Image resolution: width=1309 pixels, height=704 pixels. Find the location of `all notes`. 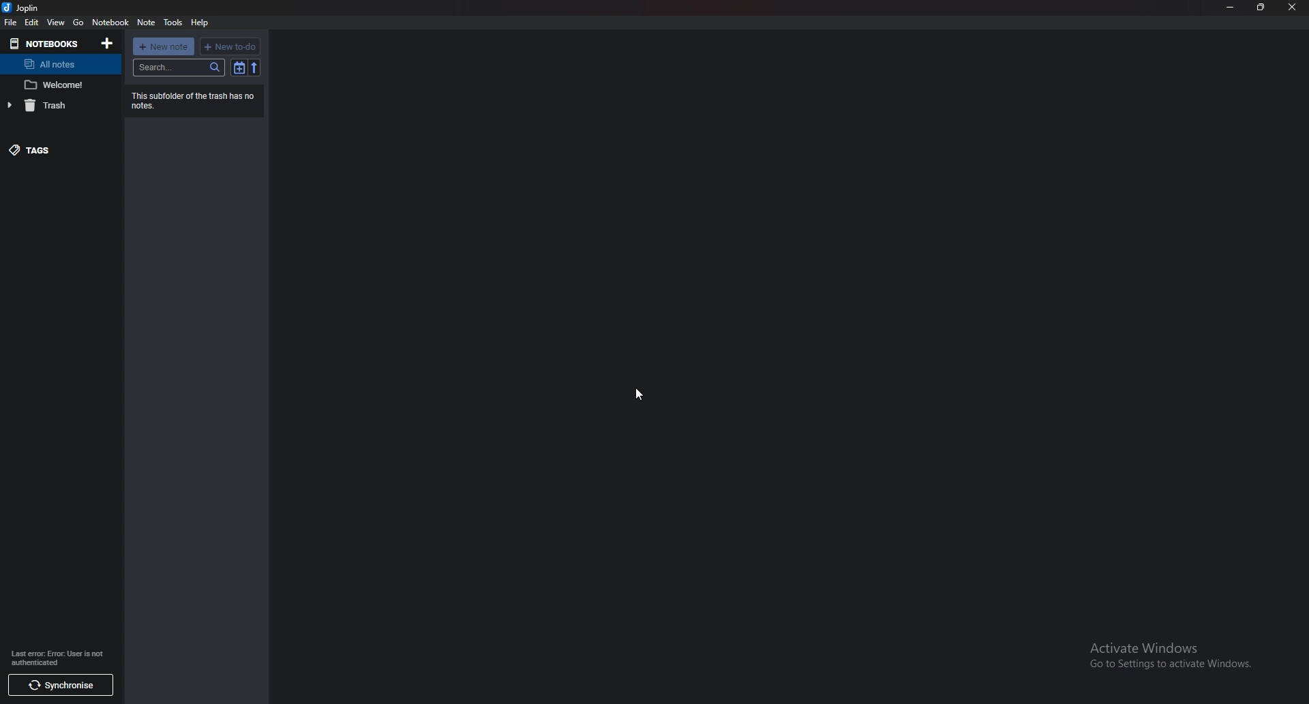

all notes is located at coordinates (54, 65).